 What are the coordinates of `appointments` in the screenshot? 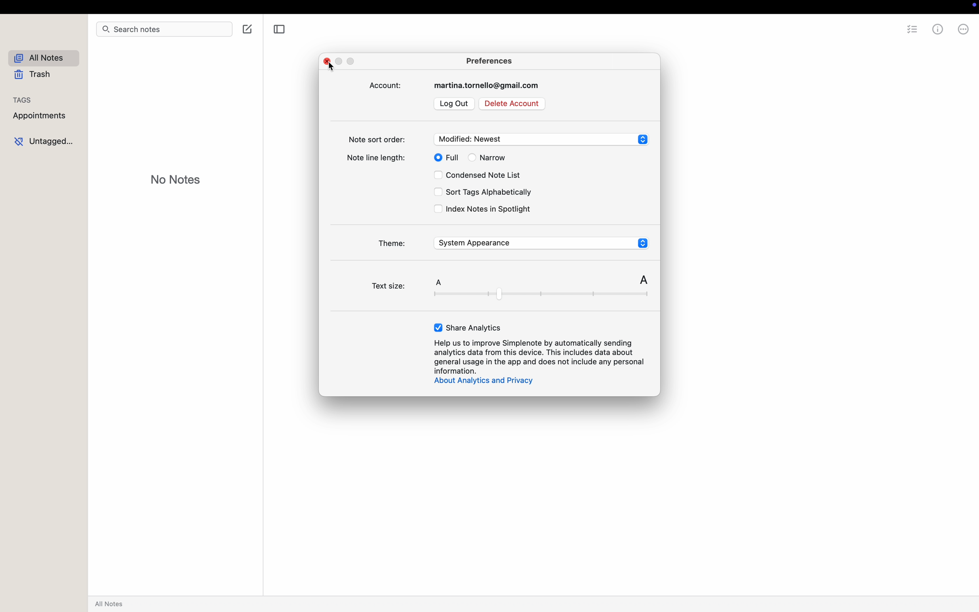 It's located at (41, 115).